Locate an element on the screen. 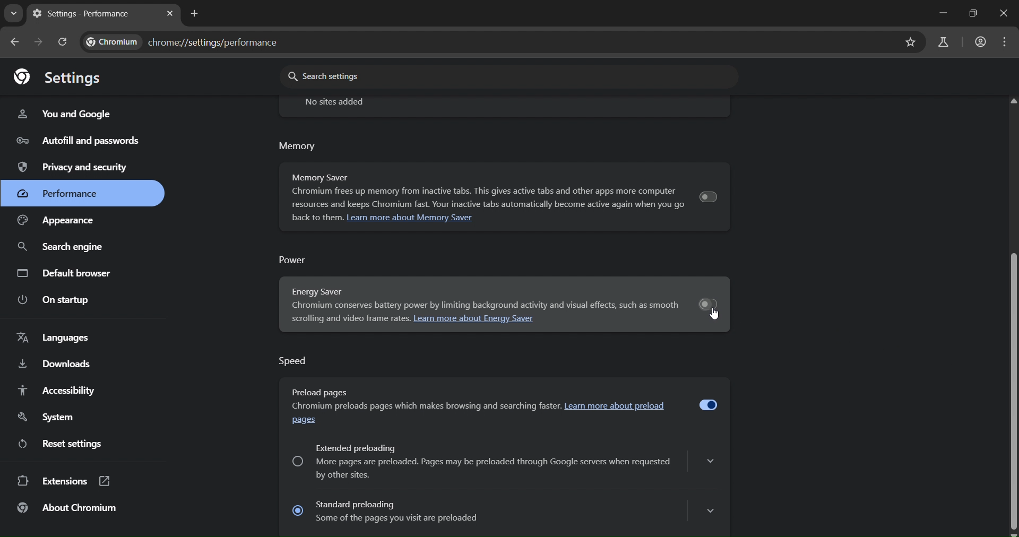 Image resolution: width=1019 pixels, height=537 pixels. chormium preloads pages which make browsing faster is located at coordinates (421, 406).